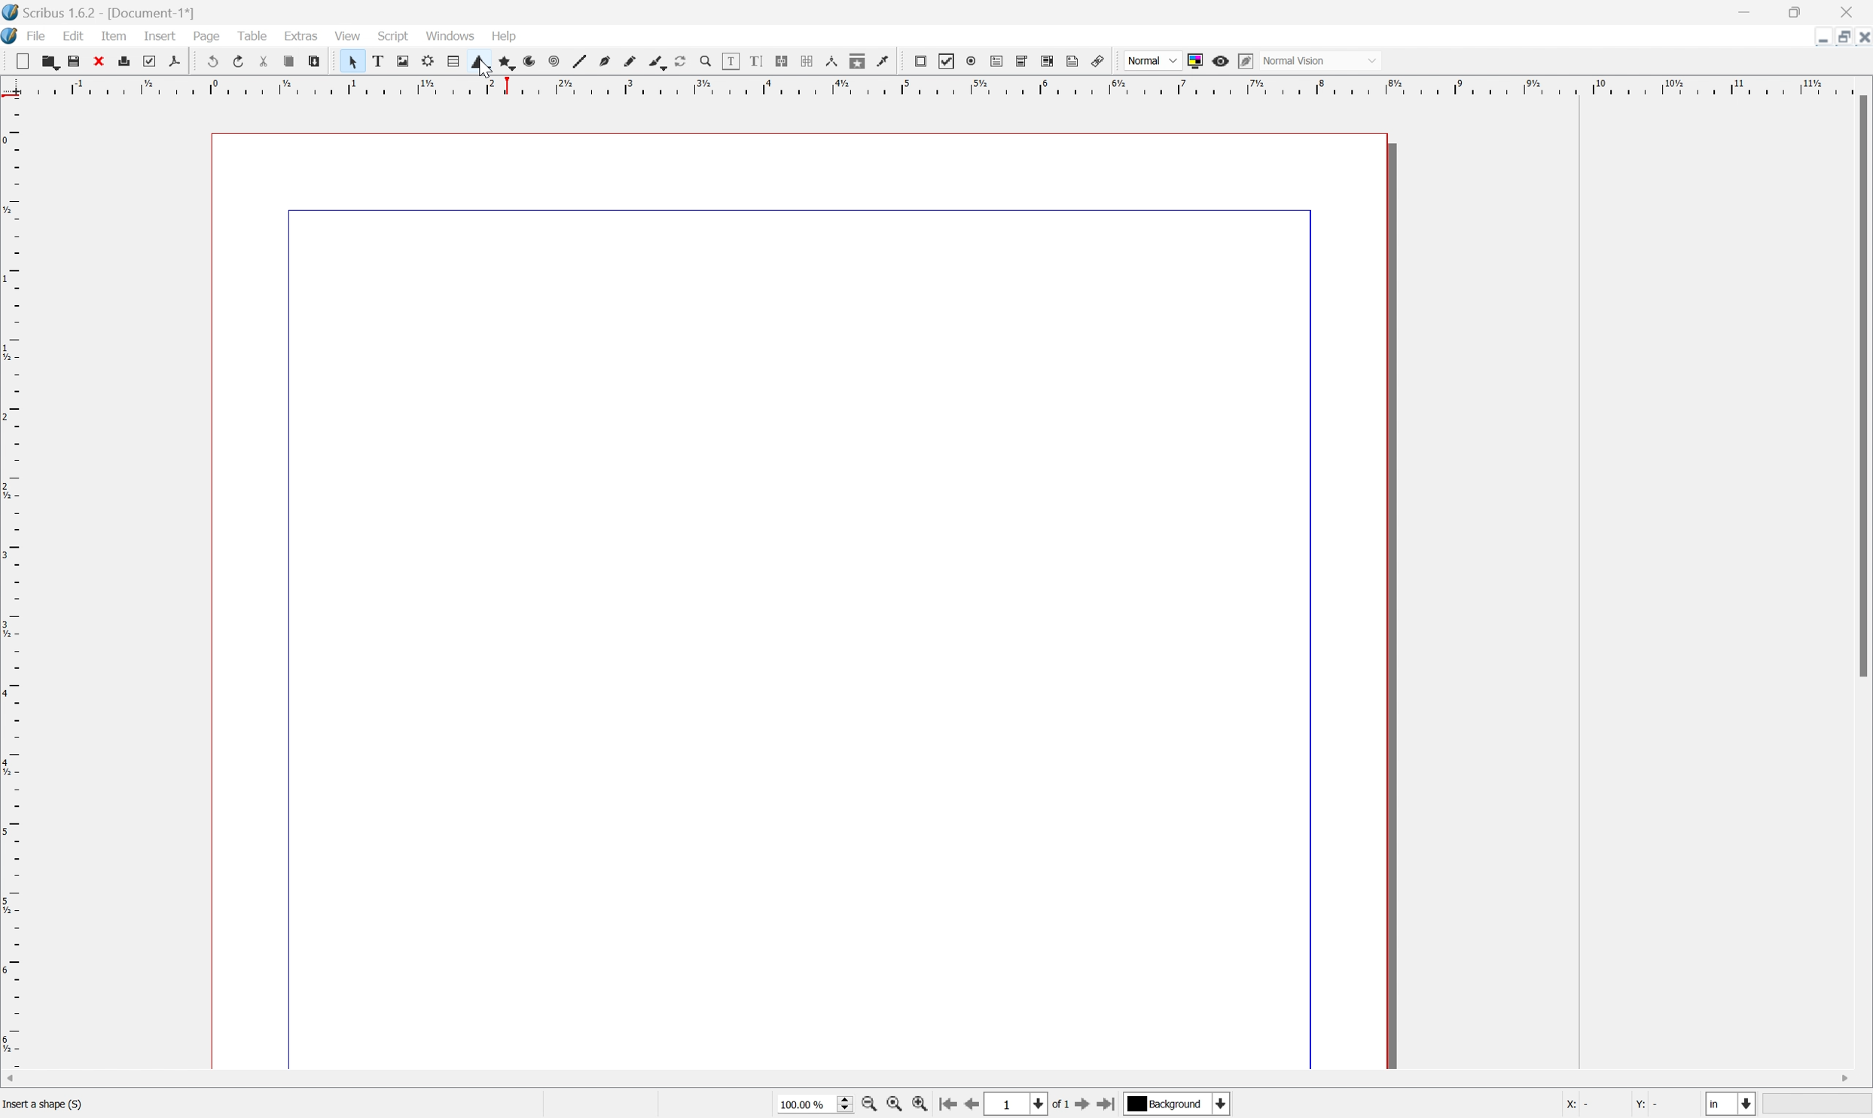 The width and height of the screenshot is (1873, 1118). I want to click on Preview mode, so click(1220, 61).